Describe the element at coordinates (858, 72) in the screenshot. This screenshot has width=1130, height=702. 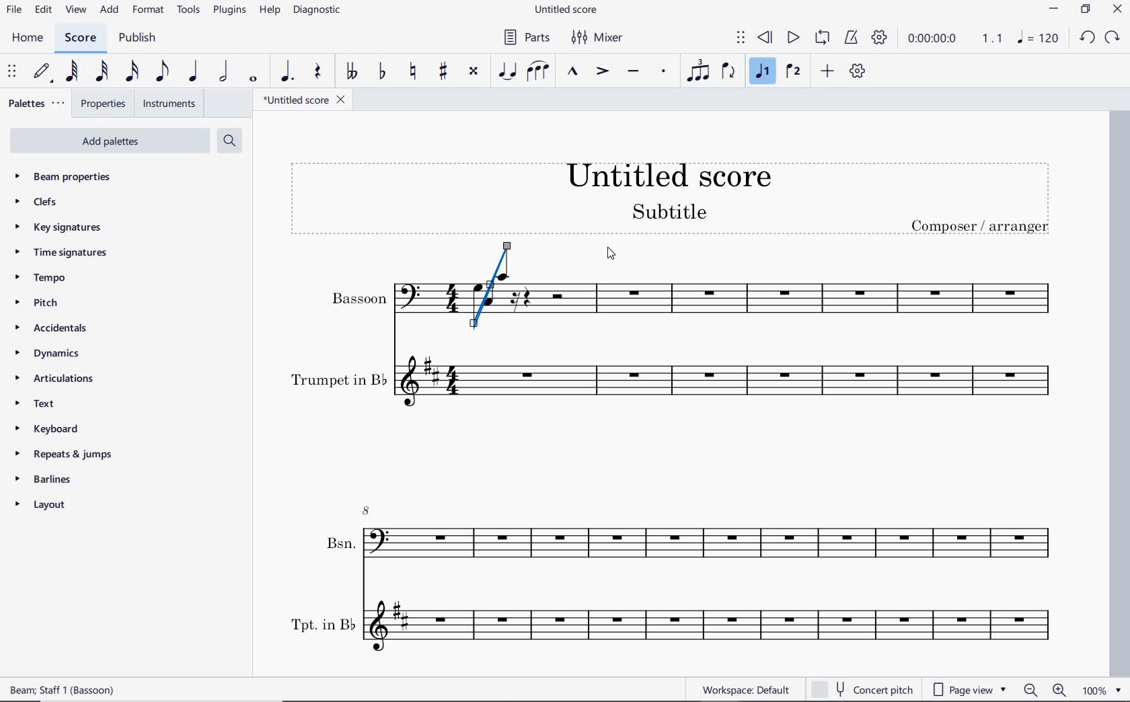
I see `customize toolbar` at that location.